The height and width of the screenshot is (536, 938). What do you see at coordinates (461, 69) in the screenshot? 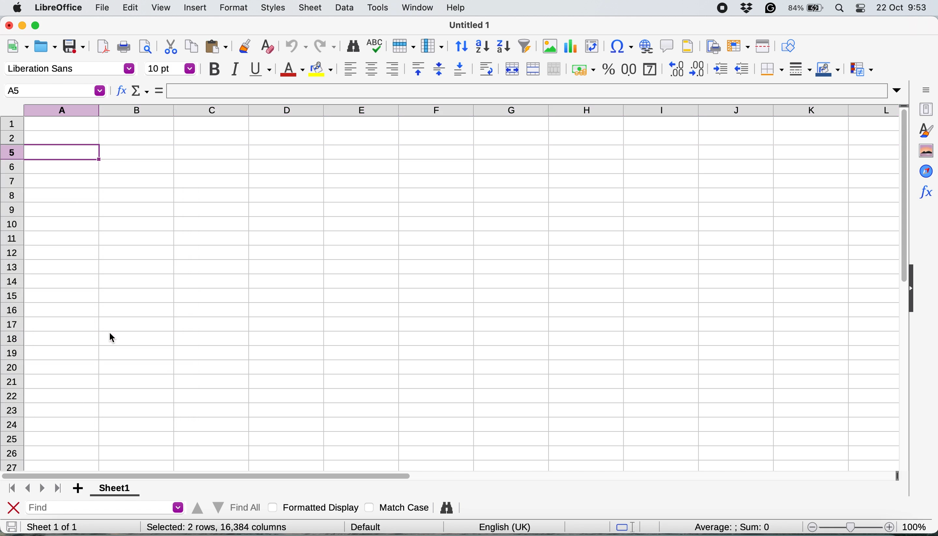
I see `align bottom` at bounding box center [461, 69].